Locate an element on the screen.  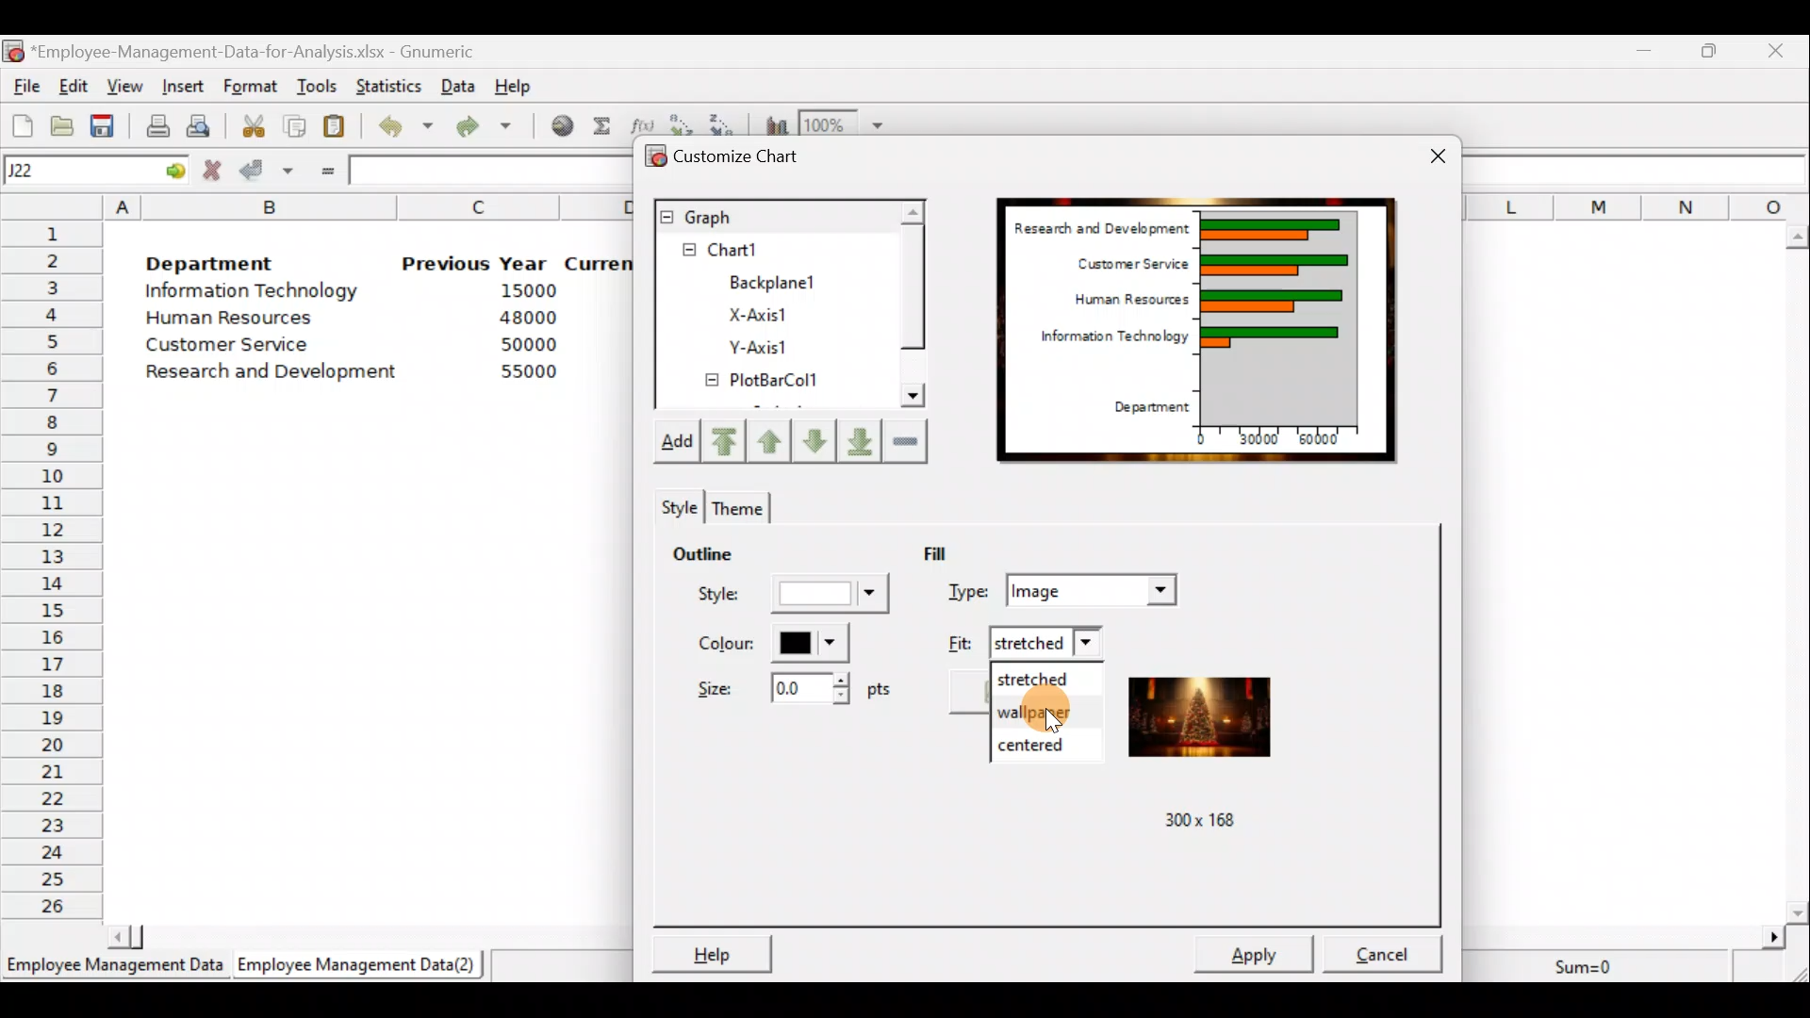
BackPlane1 is located at coordinates (784, 280).